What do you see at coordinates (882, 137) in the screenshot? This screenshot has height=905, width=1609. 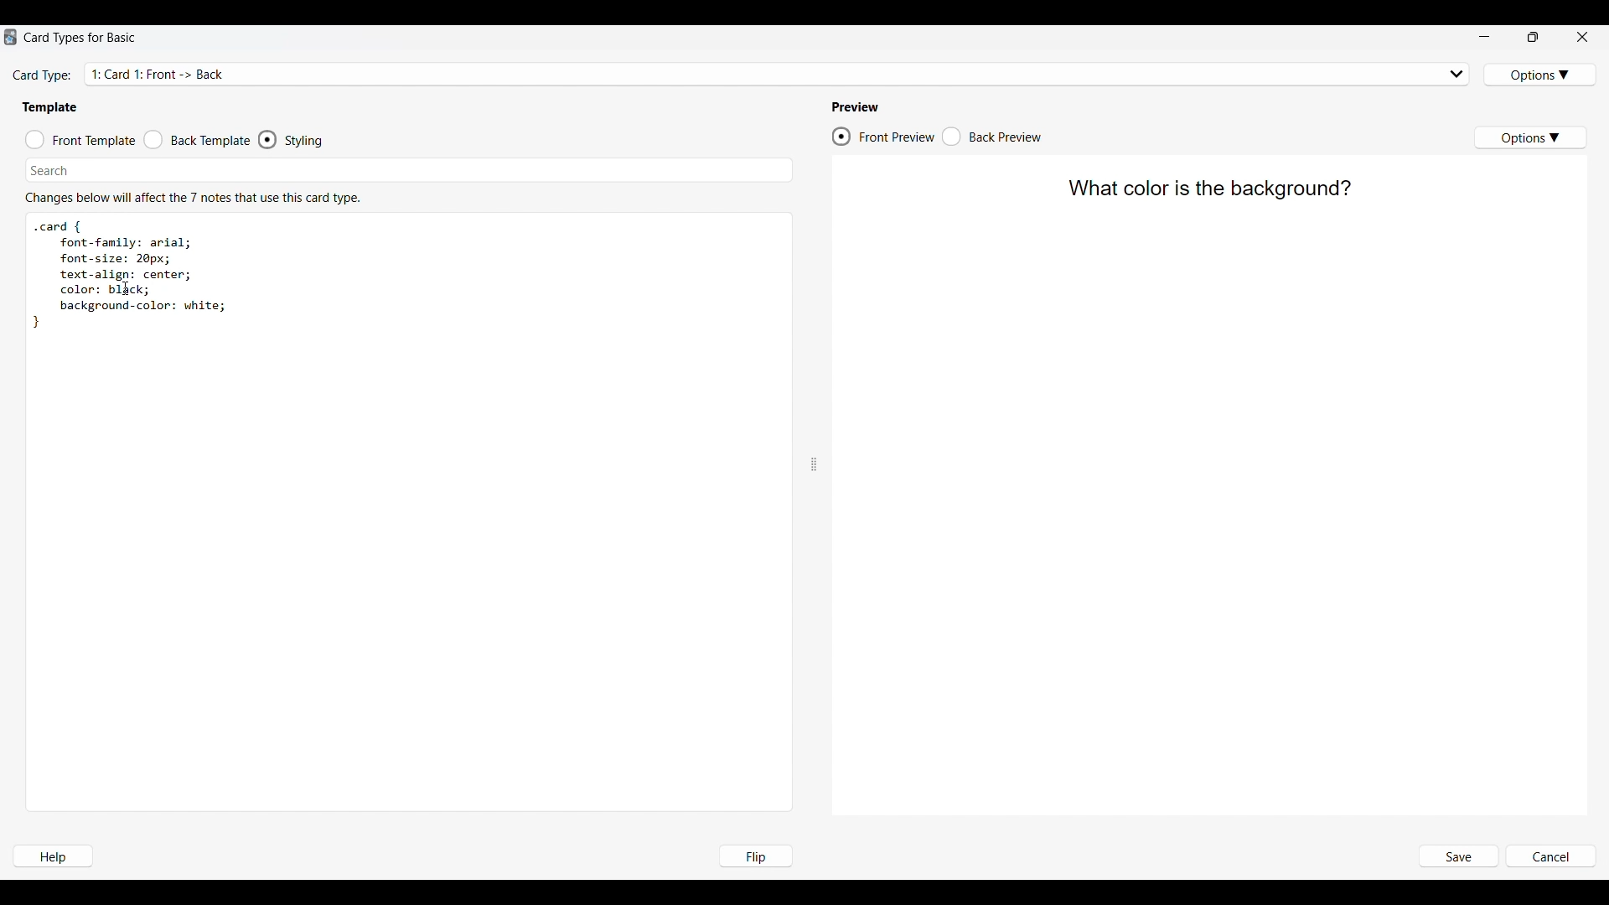 I see `Preview front of card, current selection` at bounding box center [882, 137].